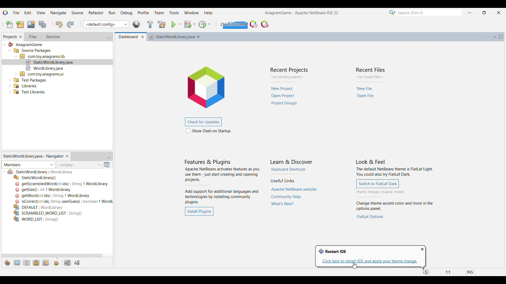 The height and width of the screenshot is (284, 506). Describe the element at coordinates (143, 12) in the screenshot. I see `Profile menu` at that location.